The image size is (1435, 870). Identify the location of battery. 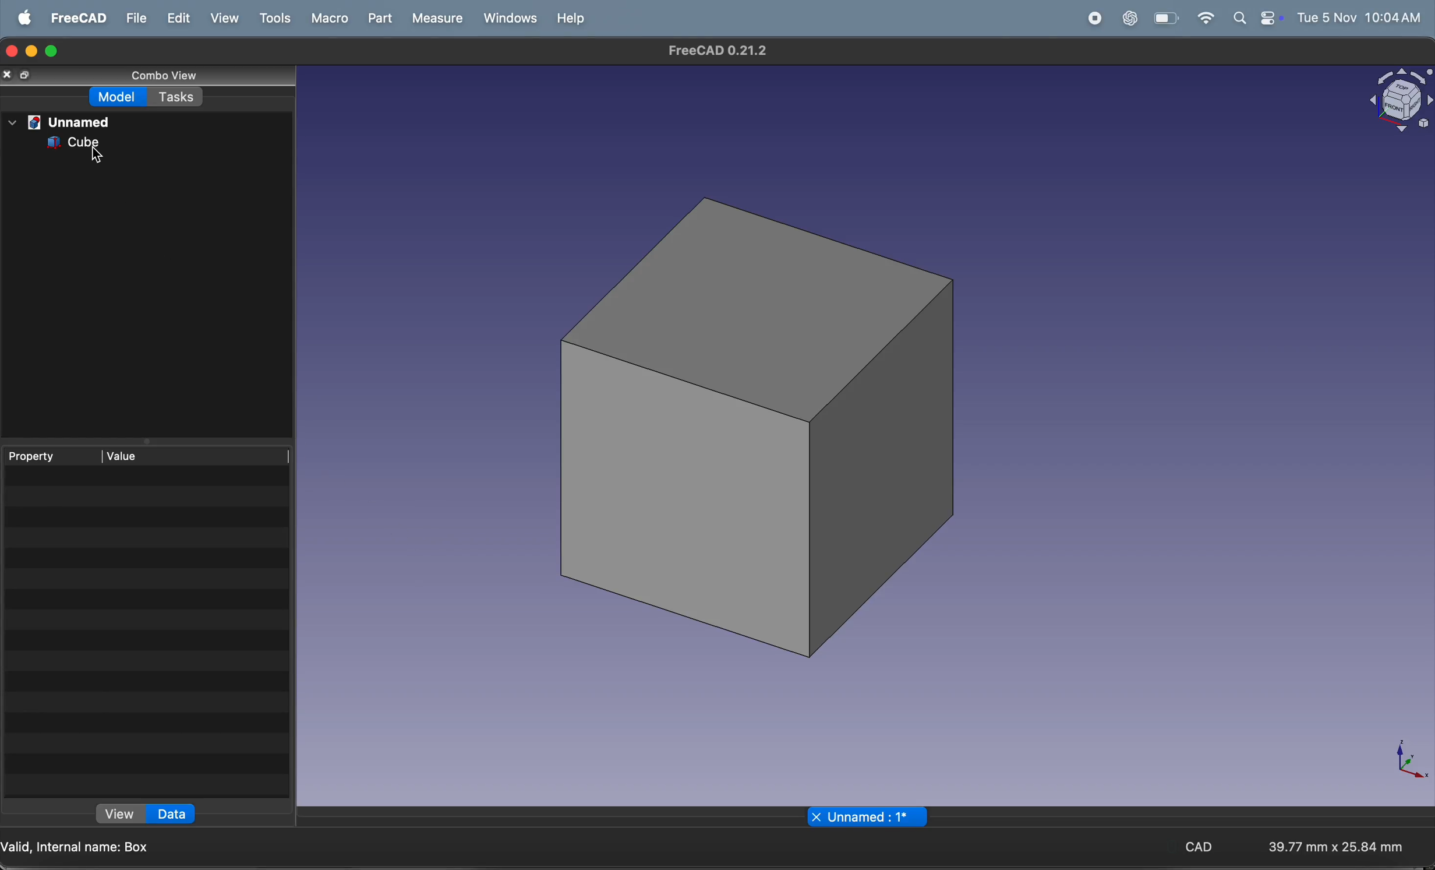
(1272, 17).